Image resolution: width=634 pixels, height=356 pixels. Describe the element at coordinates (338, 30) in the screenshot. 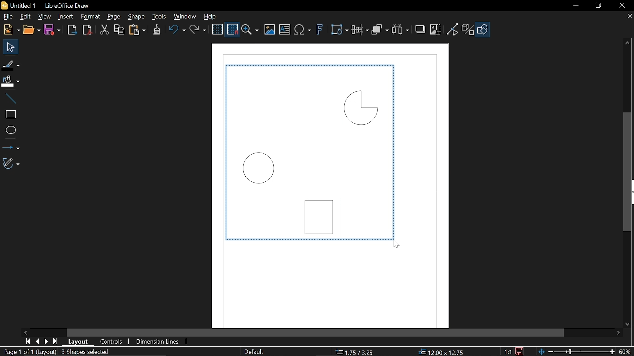

I see `Transform` at that location.